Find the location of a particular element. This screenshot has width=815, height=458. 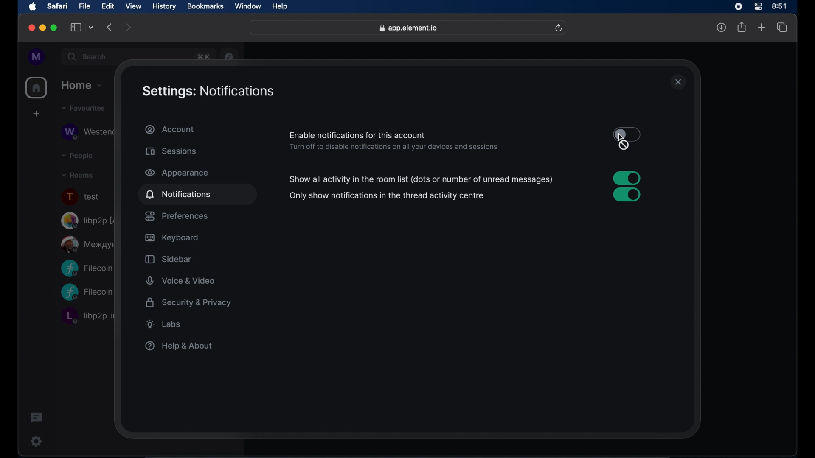

settings: notifications is located at coordinates (209, 92).